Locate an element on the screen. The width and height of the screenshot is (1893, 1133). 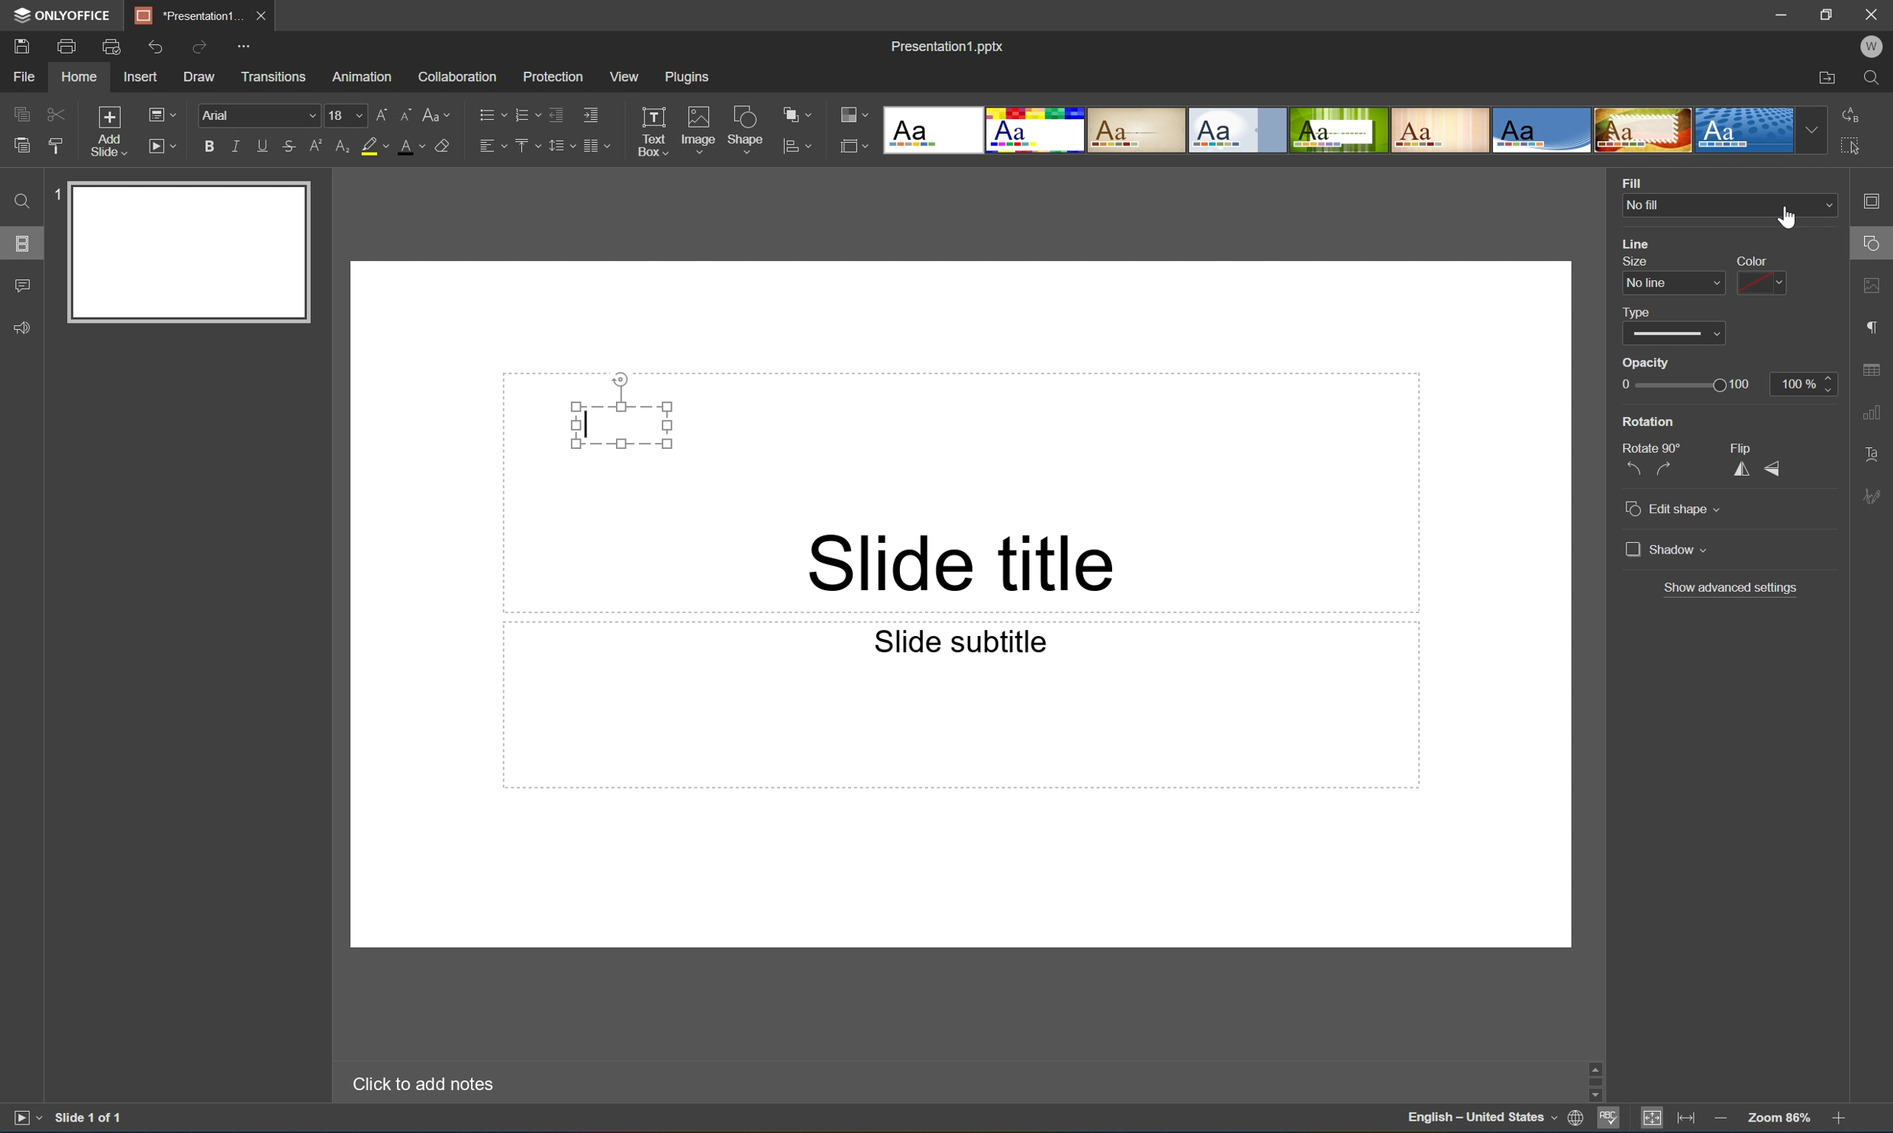
Protection is located at coordinates (551, 76).